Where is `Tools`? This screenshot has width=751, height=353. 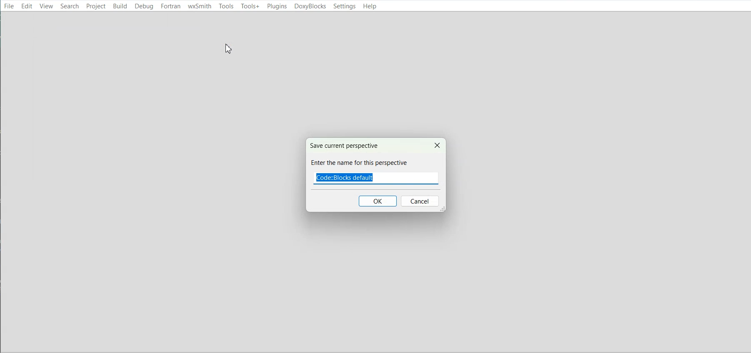 Tools is located at coordinates (226, 6).